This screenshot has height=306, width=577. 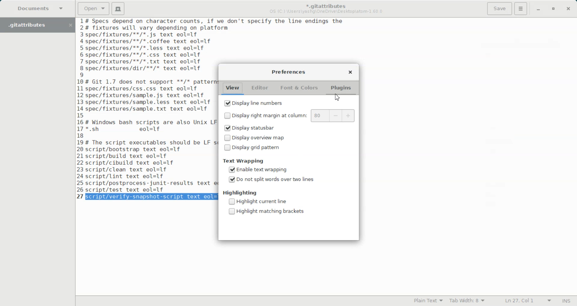 I want to click on INS, so click(x=566, y=301).